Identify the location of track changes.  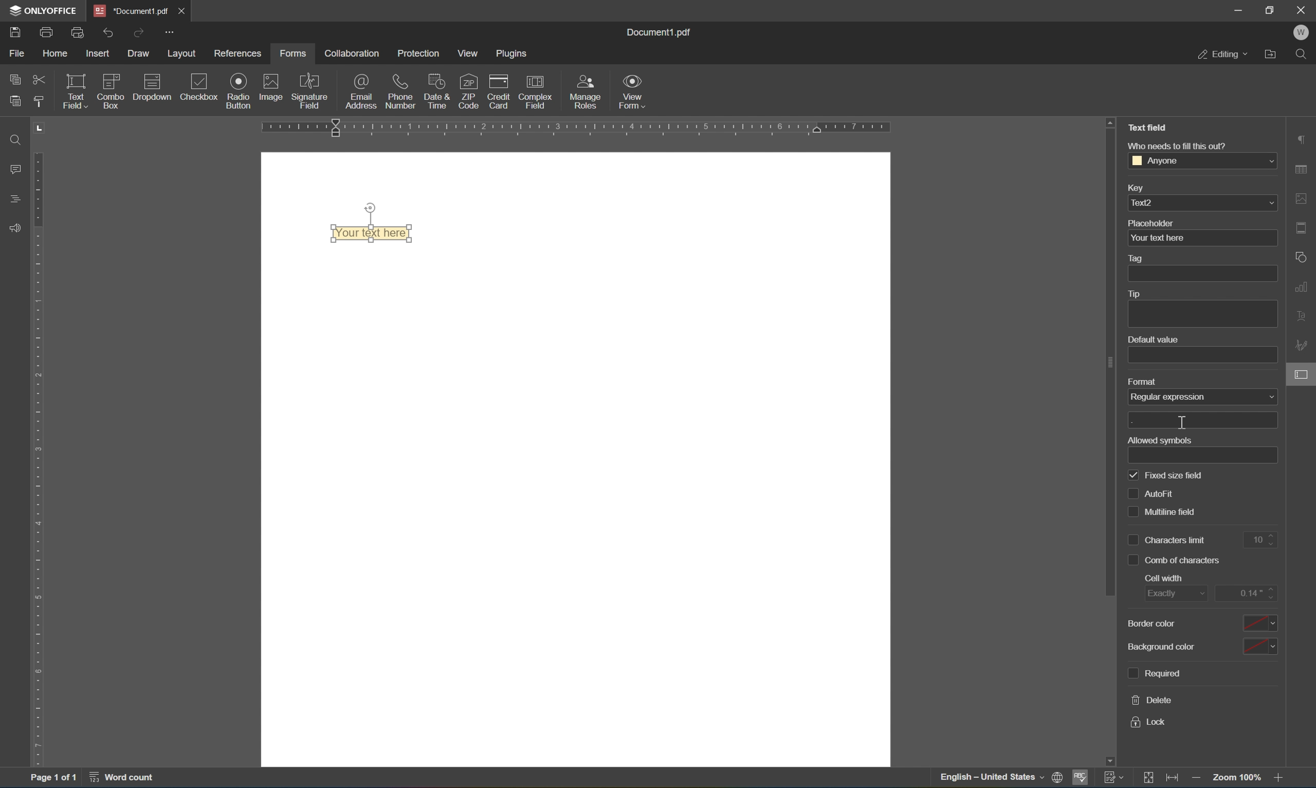
(1112, 778).